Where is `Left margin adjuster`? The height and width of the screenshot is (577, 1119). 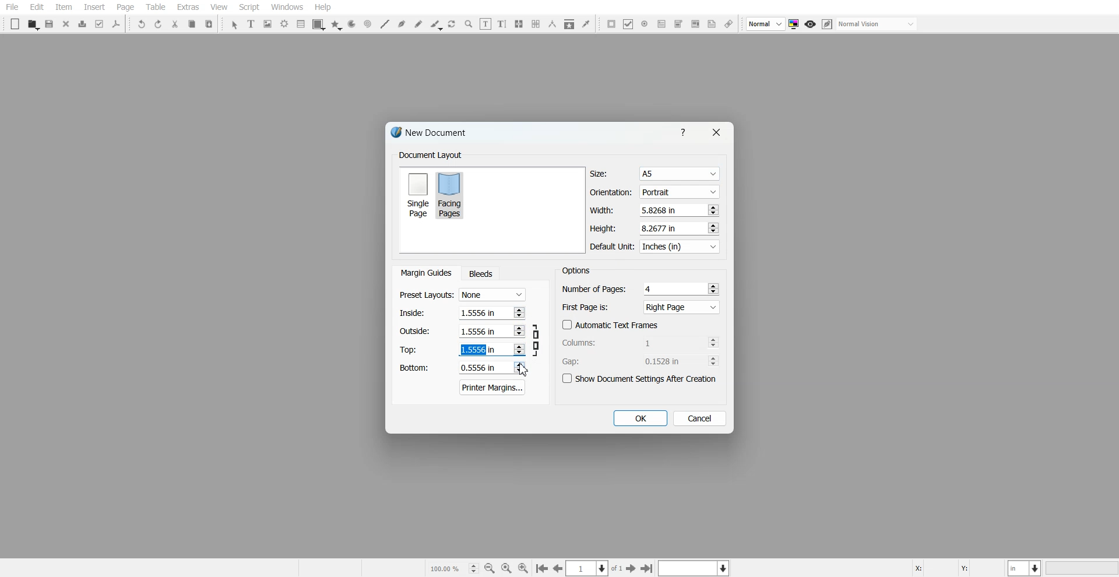
Left margin adjuster is located at coordinates (462, 312).